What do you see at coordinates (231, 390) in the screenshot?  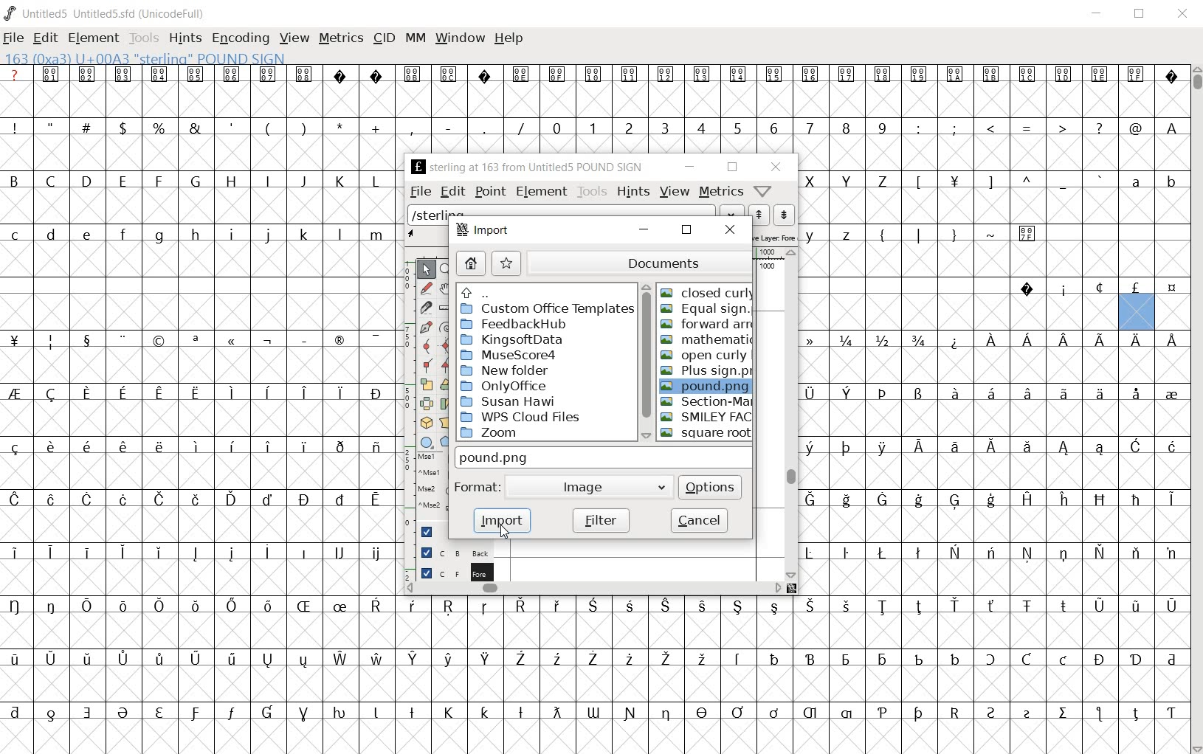 I see `Symbol` at bounding box center [231, 390].